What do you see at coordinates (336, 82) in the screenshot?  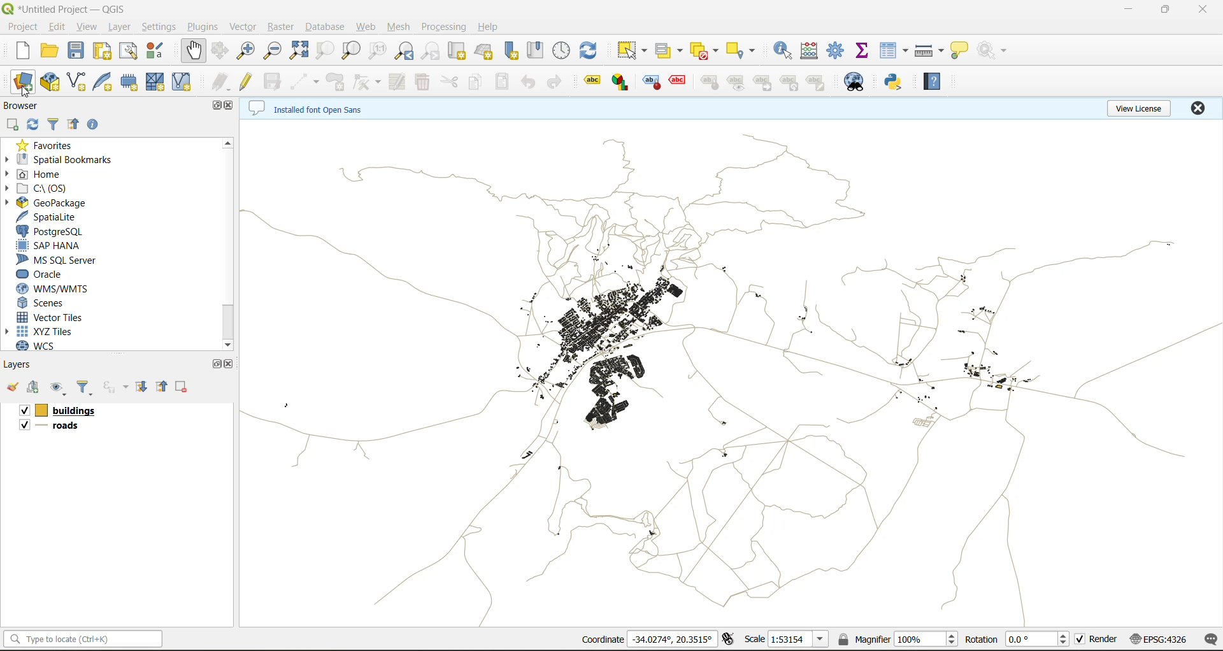 I see `add polygon` at bounding box center [336, 82].